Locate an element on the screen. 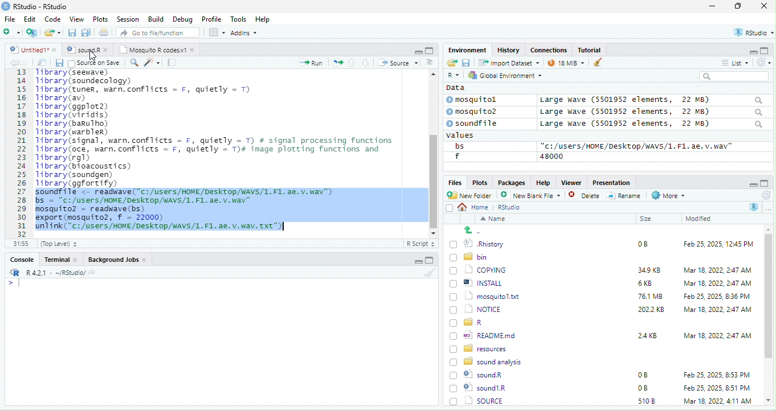  new is located at coordinates (11, 31).